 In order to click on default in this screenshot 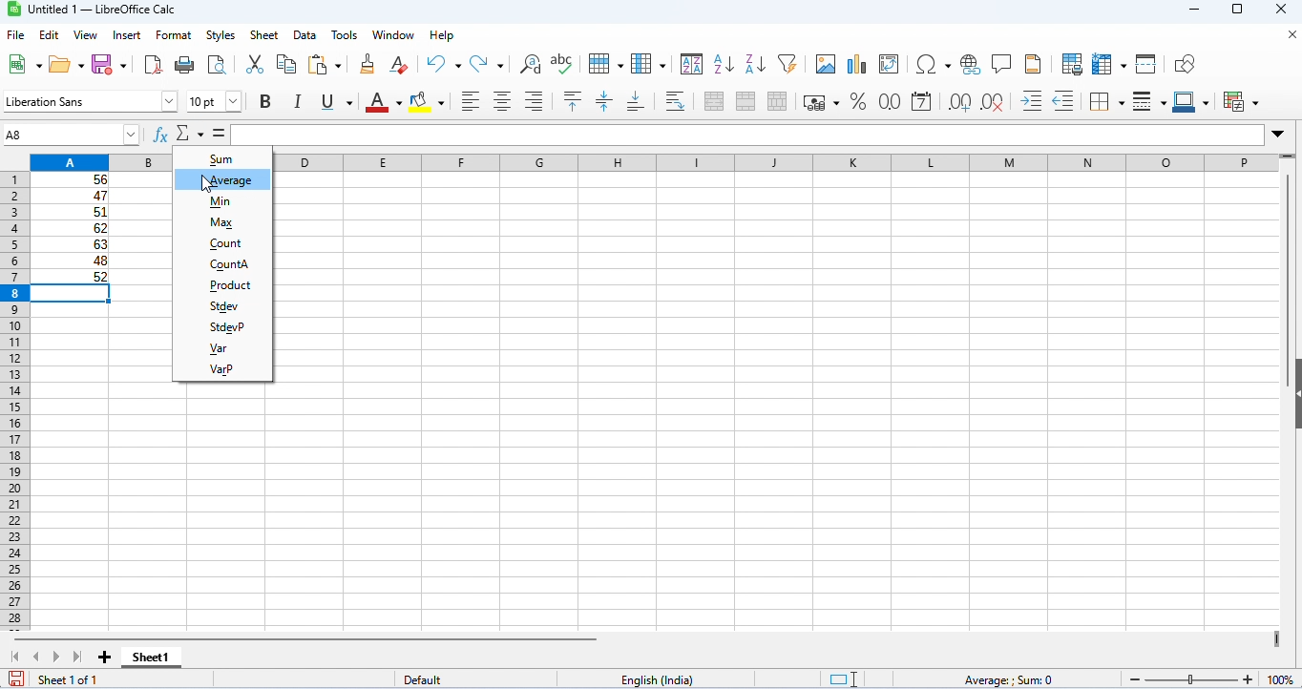, I will do `click(428, 680)`.